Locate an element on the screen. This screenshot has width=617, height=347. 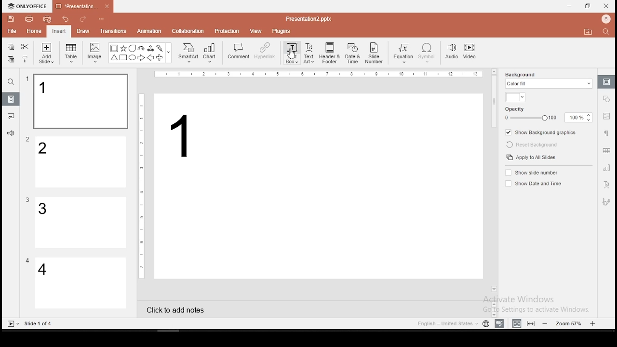
Bordered Box is located at coordinates (114, 48).